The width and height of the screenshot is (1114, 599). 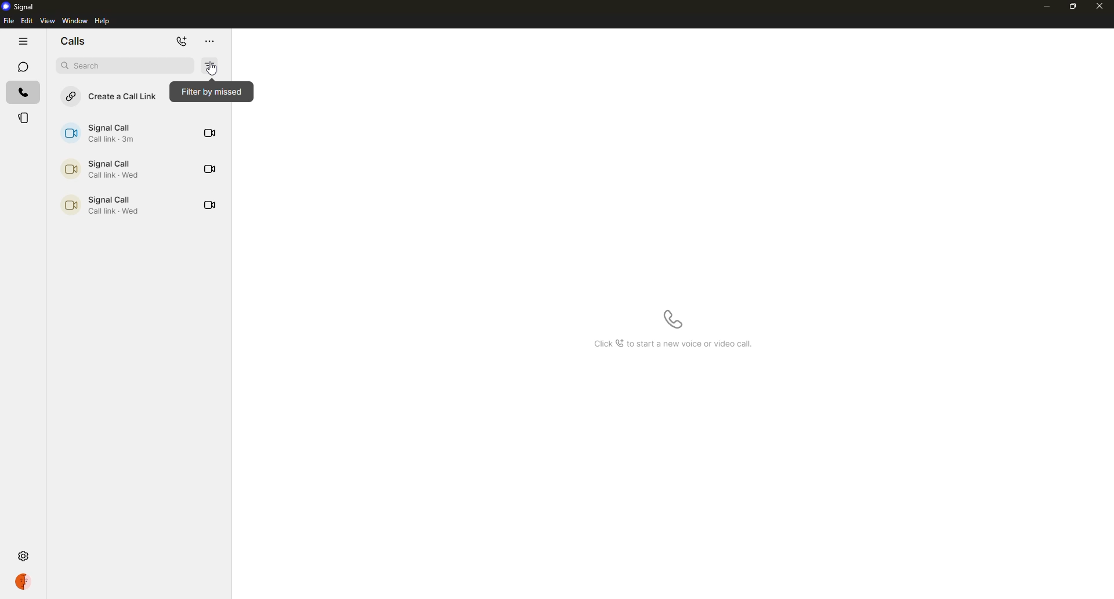 I want to click on hide tabs, so click(x=23, y=42).